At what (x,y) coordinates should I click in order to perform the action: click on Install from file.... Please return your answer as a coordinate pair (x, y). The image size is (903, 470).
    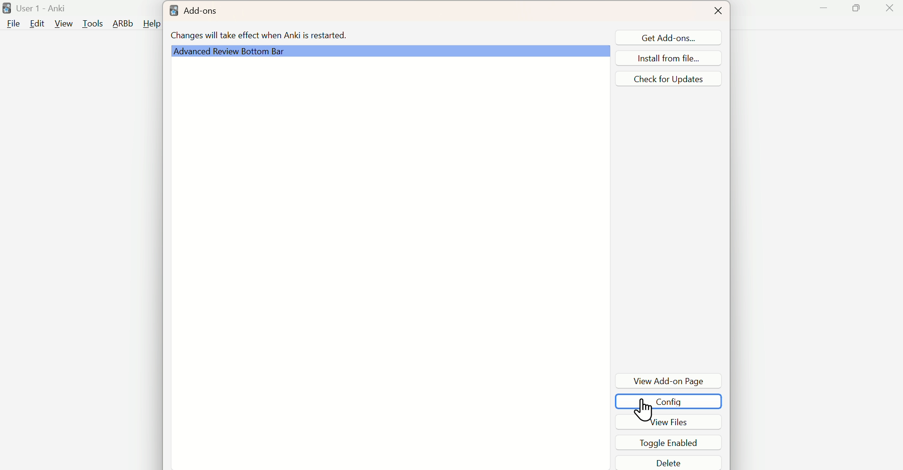
    Looking at the image, I should click on (666, 58).